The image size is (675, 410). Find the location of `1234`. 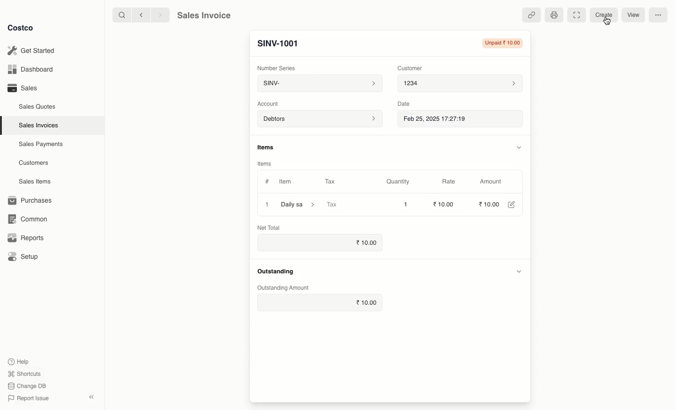

1234 is located at coordinates (461, 85).